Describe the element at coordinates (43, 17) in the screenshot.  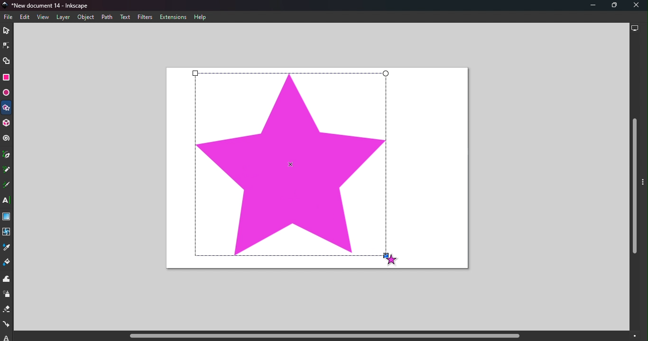
I see `View` at that location.